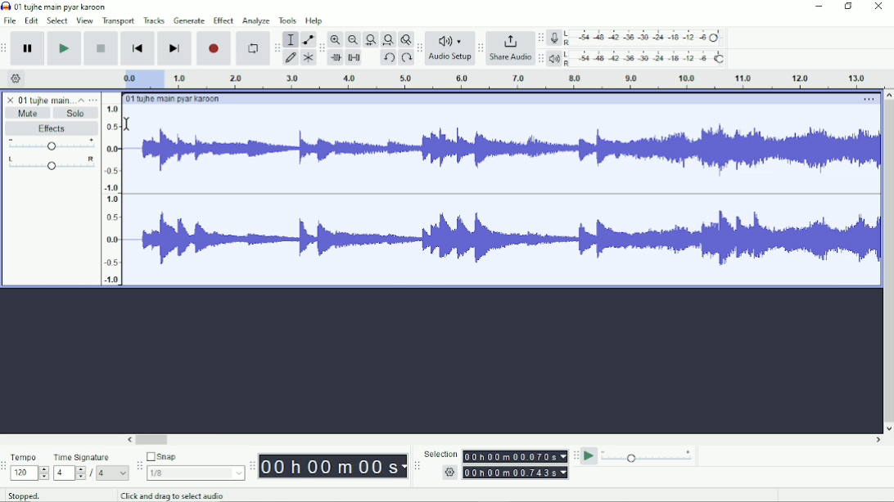 The image size is (894, 502). I want to click on Audacity time toolbar, so click(251, 466).